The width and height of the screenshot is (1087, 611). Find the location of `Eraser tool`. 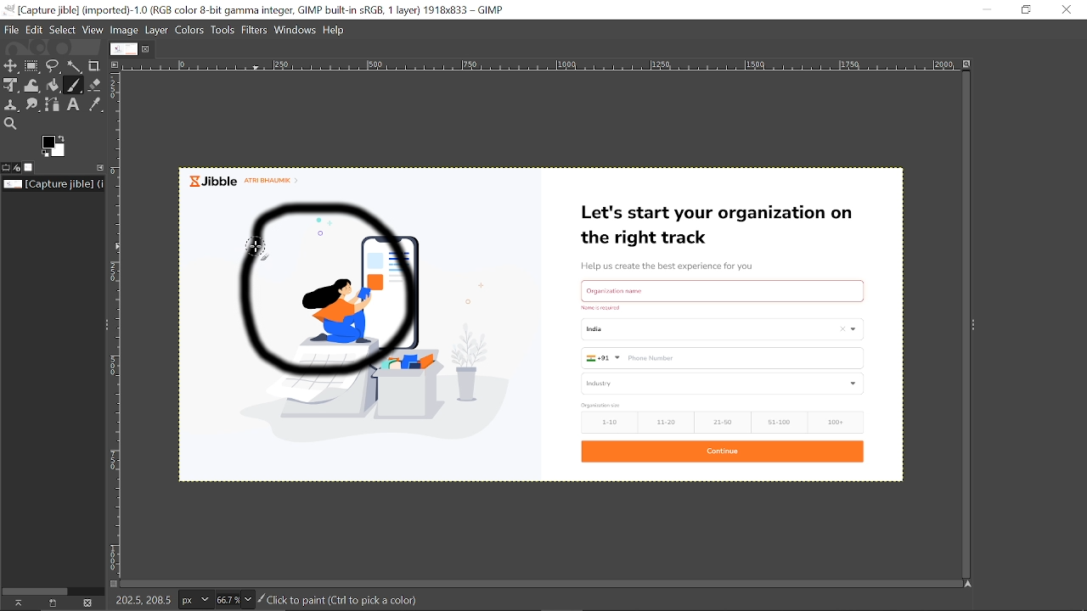

Eraser tool is located at coordinates (95, 85).